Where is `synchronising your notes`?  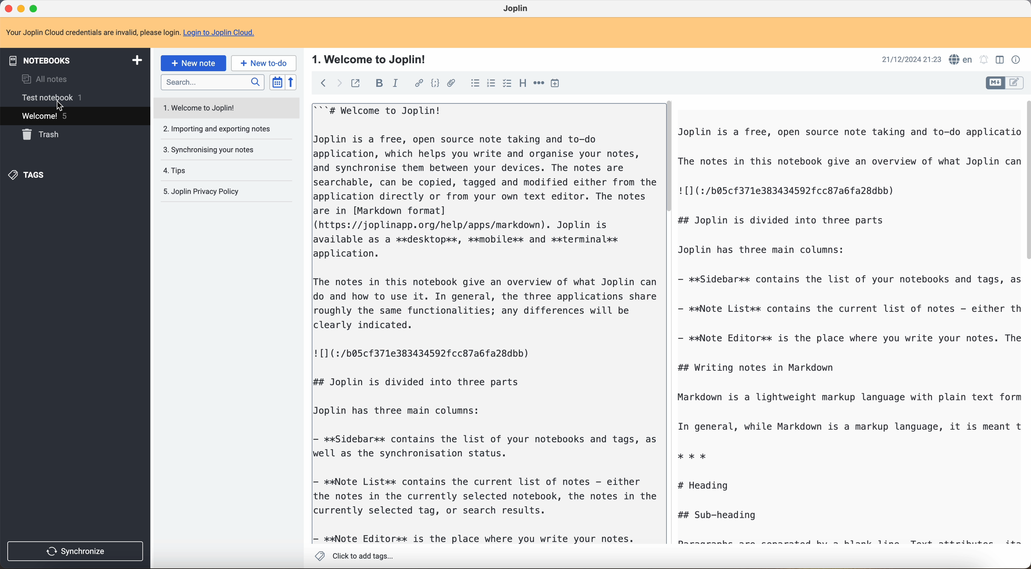 synchronising your notes is located at coordinates (209, 149).